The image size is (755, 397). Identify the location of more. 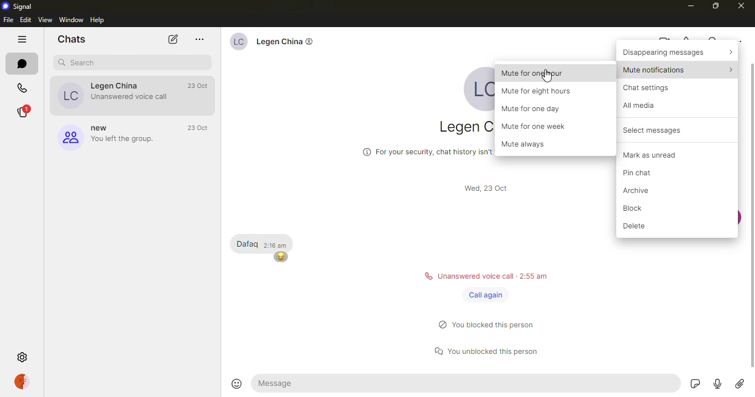
(200, 38).